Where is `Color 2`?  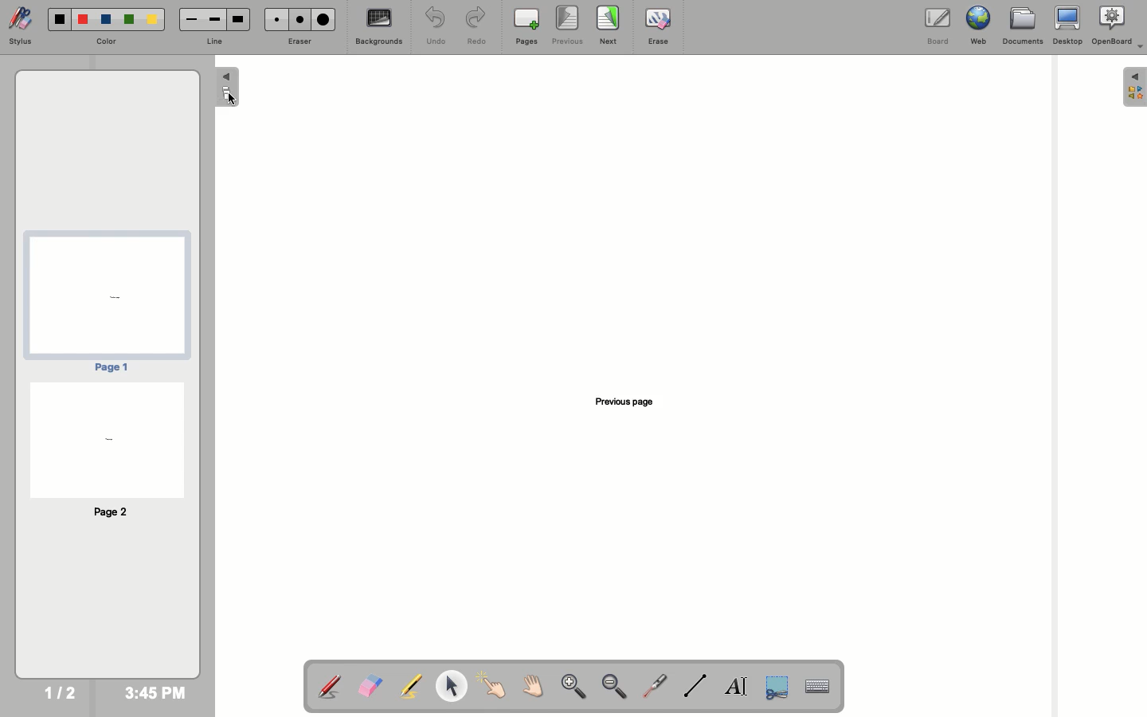 Color 2 is located at coordinates (83, 20).